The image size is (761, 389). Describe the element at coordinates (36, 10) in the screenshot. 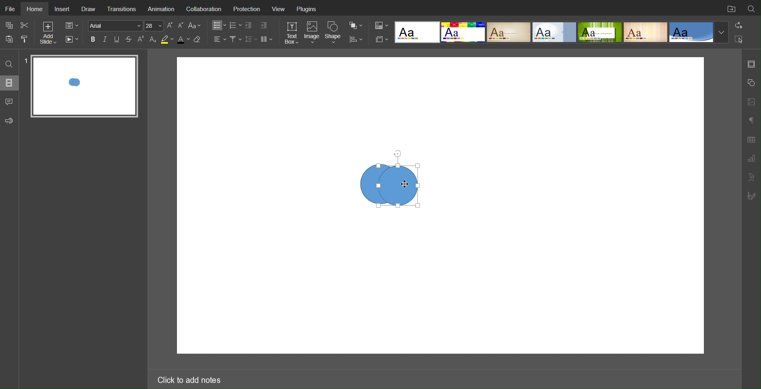

I see `Home` at that location.